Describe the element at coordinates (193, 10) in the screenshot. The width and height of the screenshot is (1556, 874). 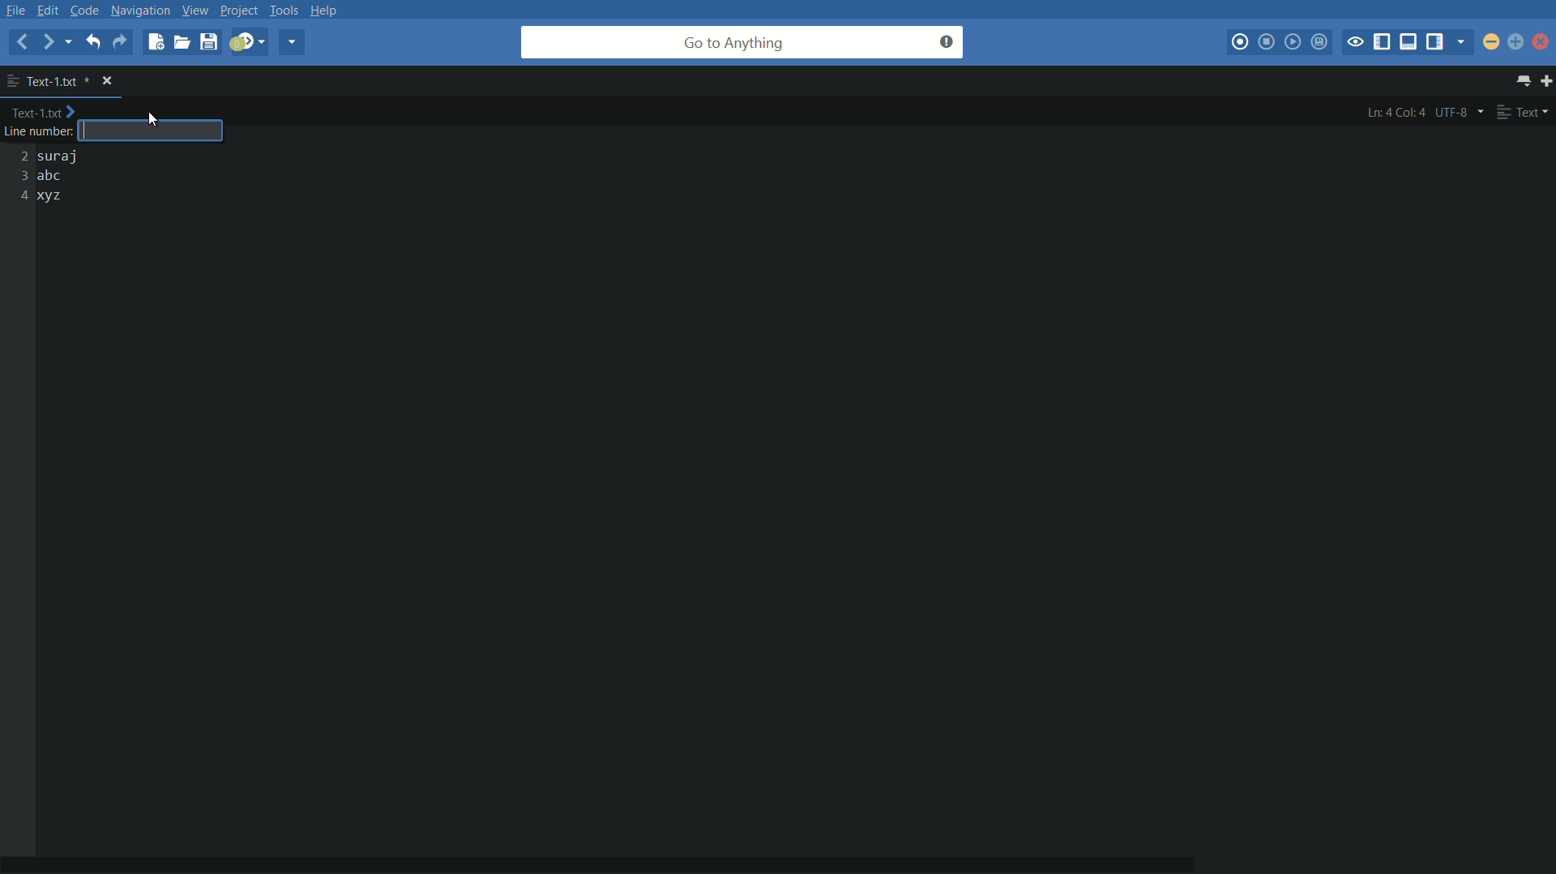
I see `view` at that location.